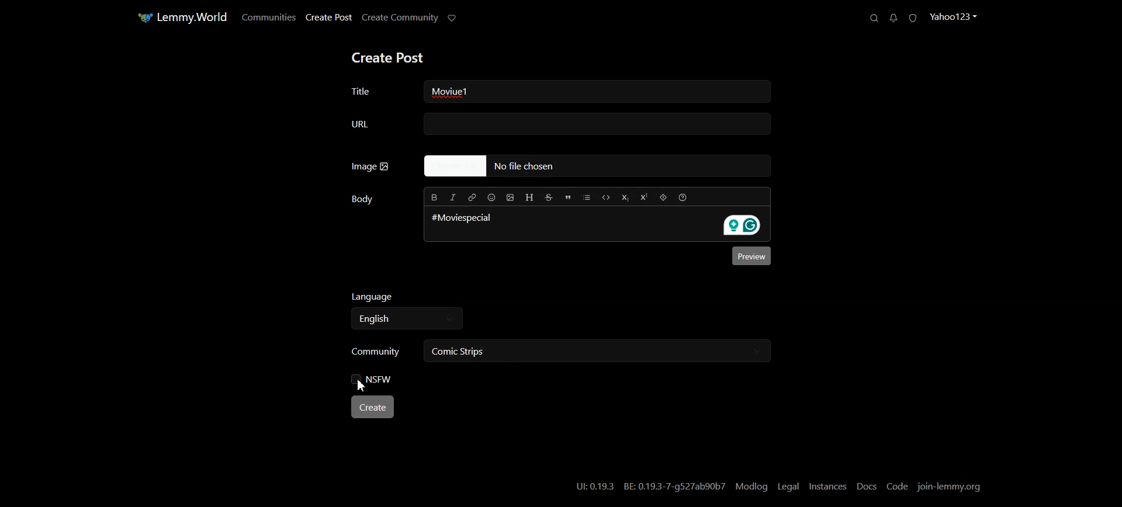 Image resolution: width=1122 pixels, height=507 pixels. Describe the element at coordinates (374, 408) in the screenshot. I see `Create` at that location.